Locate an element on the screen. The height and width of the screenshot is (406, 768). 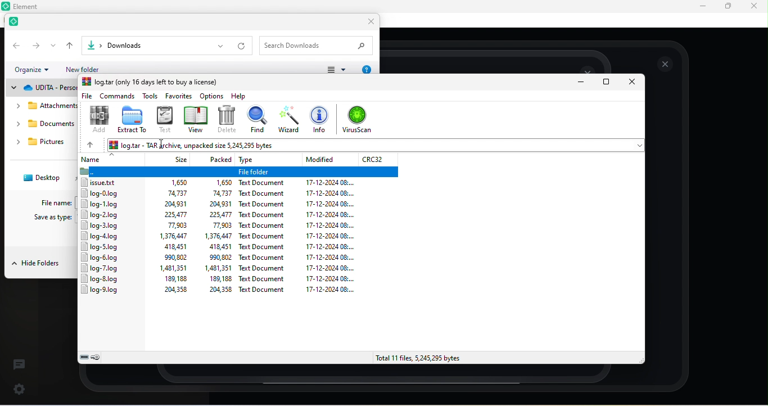
File Folder is located at coordinates (257, 172).